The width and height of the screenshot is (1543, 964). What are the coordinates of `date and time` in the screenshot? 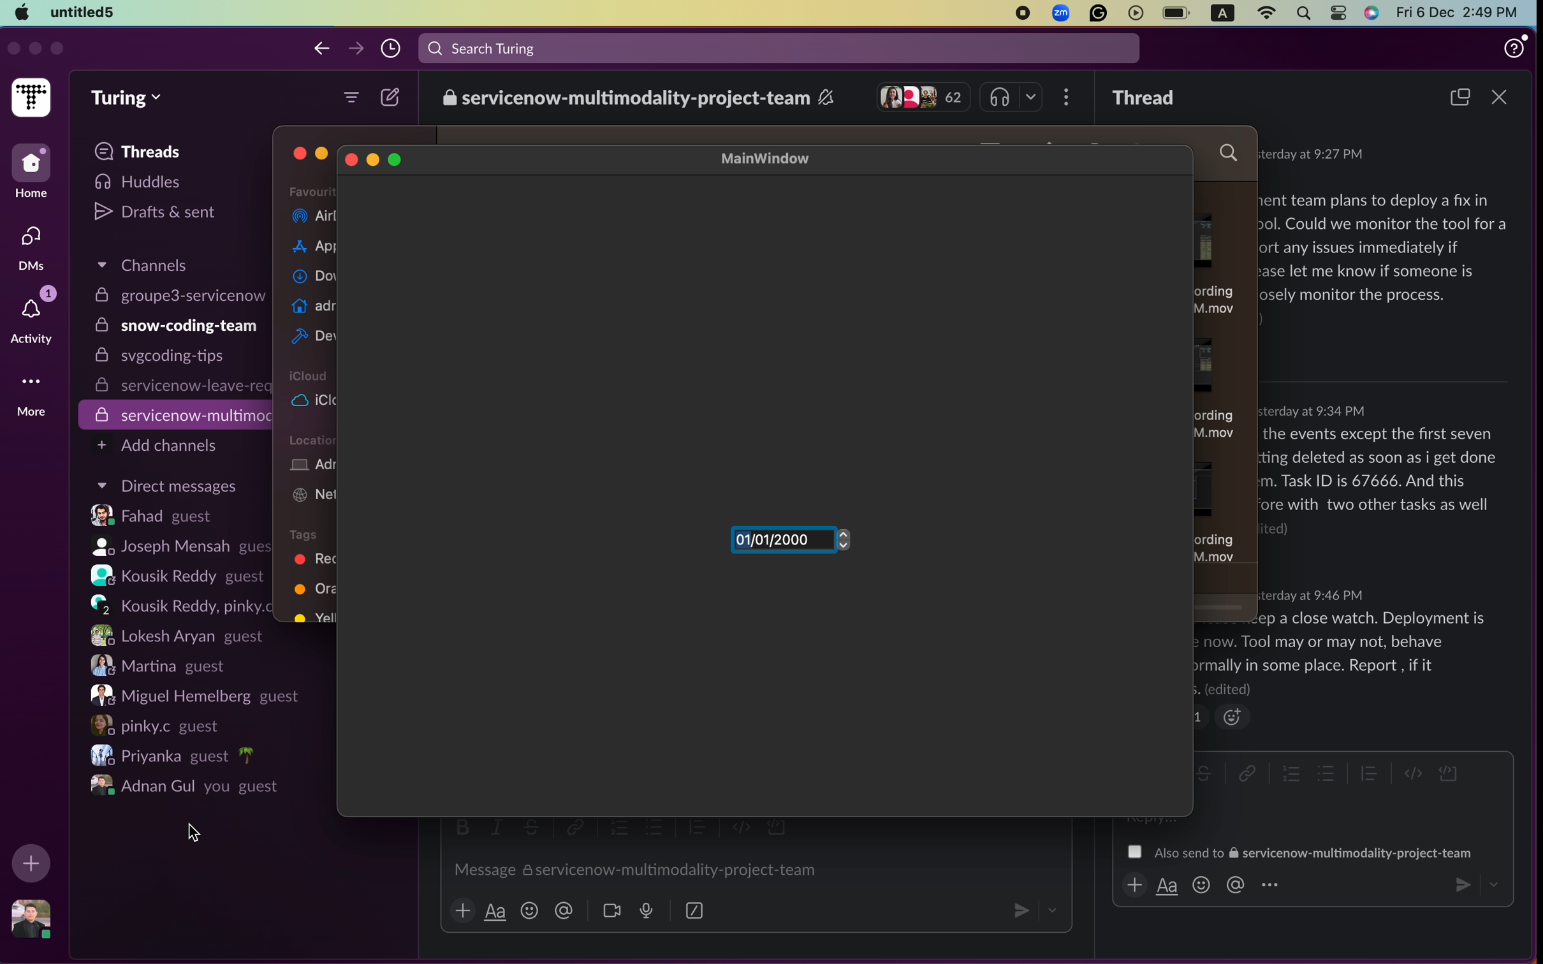 It's located at (1312, 595).